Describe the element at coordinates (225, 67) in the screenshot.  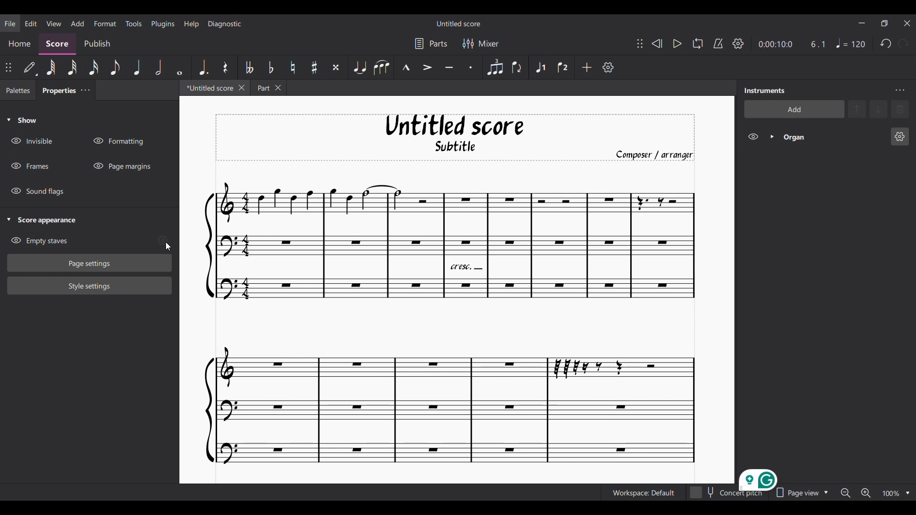
I see `Rest` at that location.